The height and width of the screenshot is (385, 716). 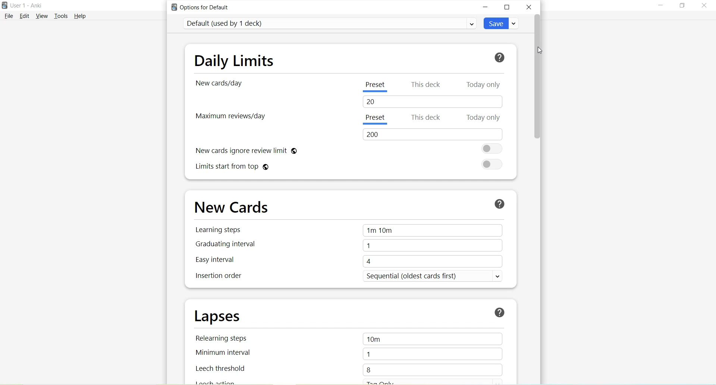 What do you see at coordinates (427, 118) in the screenshot?
I see `This deck` at bounding box center [427, 118].